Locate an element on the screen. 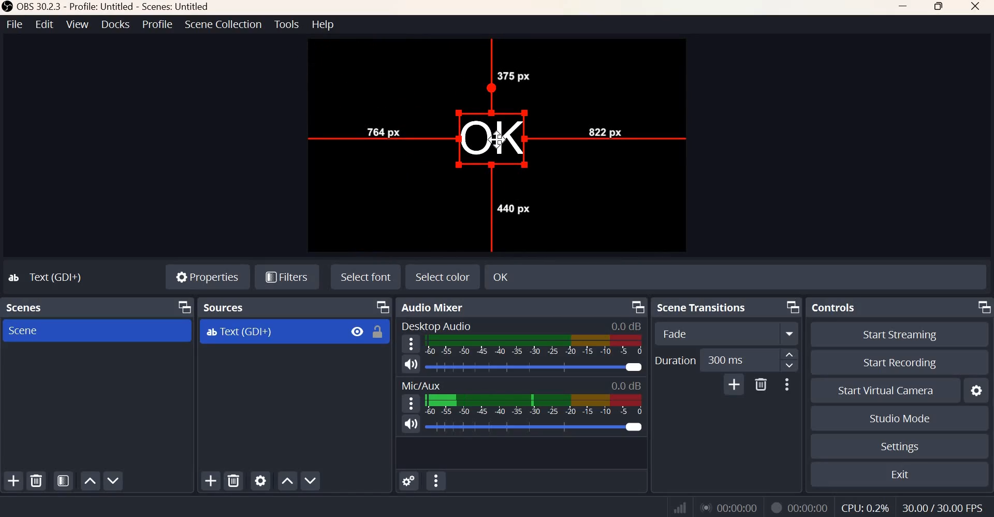 The width and height of the screenshot is (994, 517). Connection Status Indicator is located at coordinates (680, 506).